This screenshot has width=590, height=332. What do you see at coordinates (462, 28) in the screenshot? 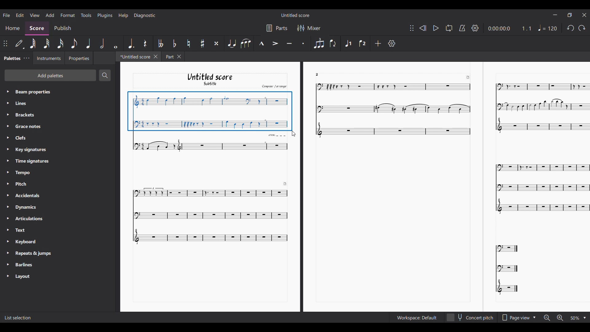
I see `Metronome` at bounding box center [462, 28].